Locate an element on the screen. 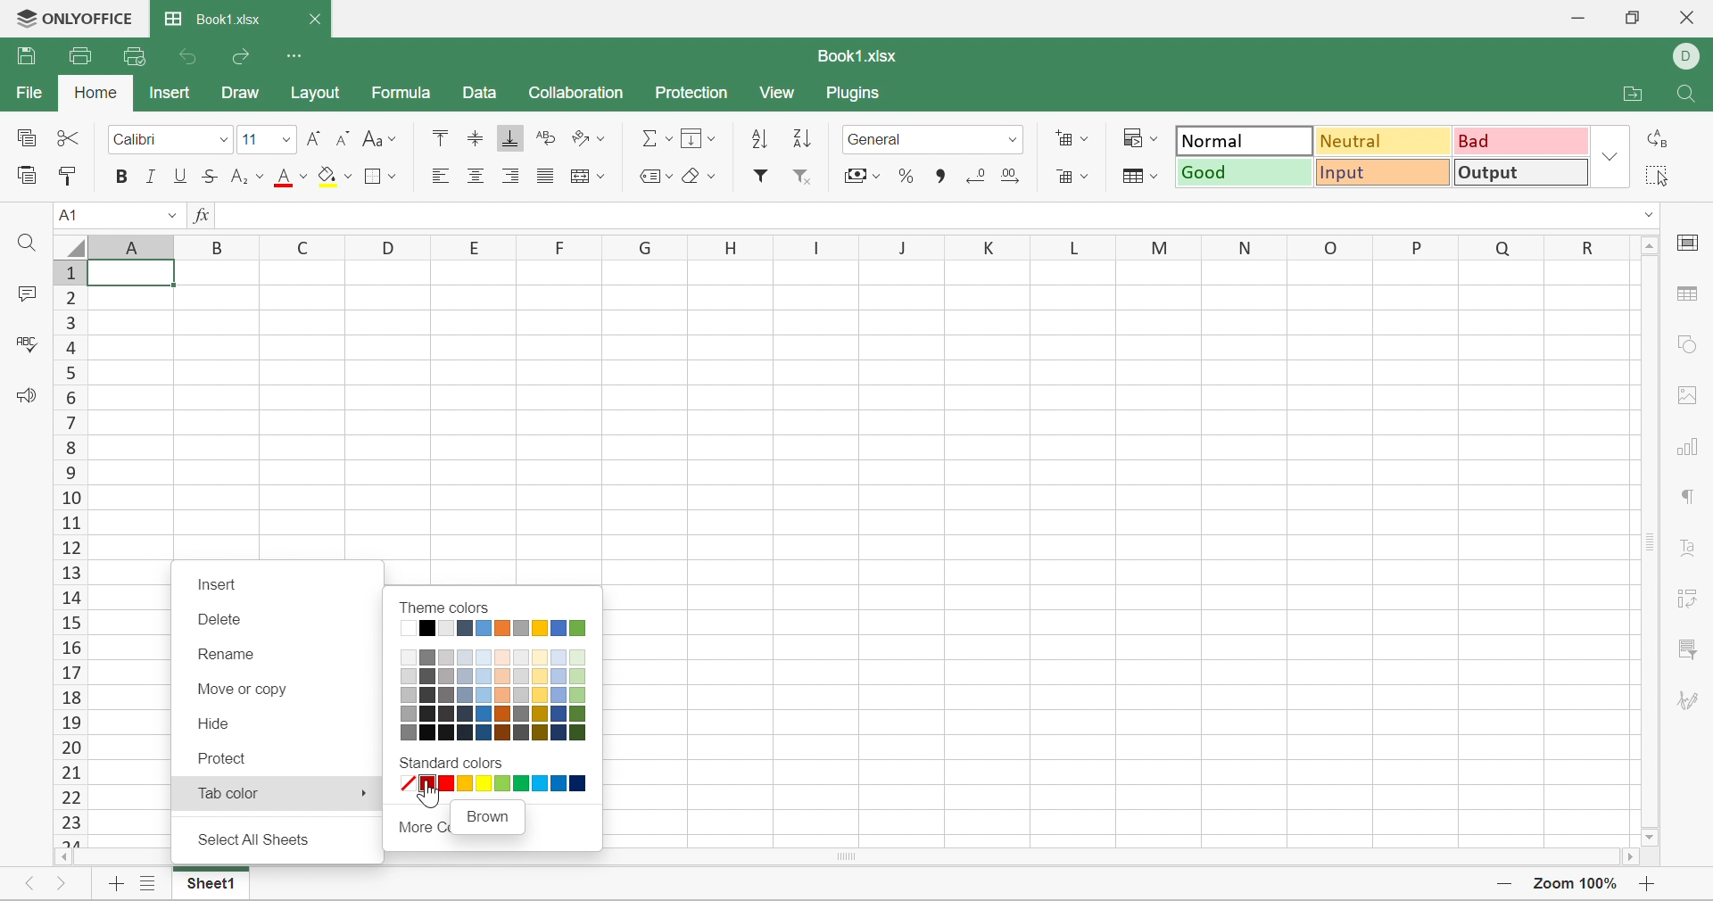  Paste is located at coordinates (26, 175).